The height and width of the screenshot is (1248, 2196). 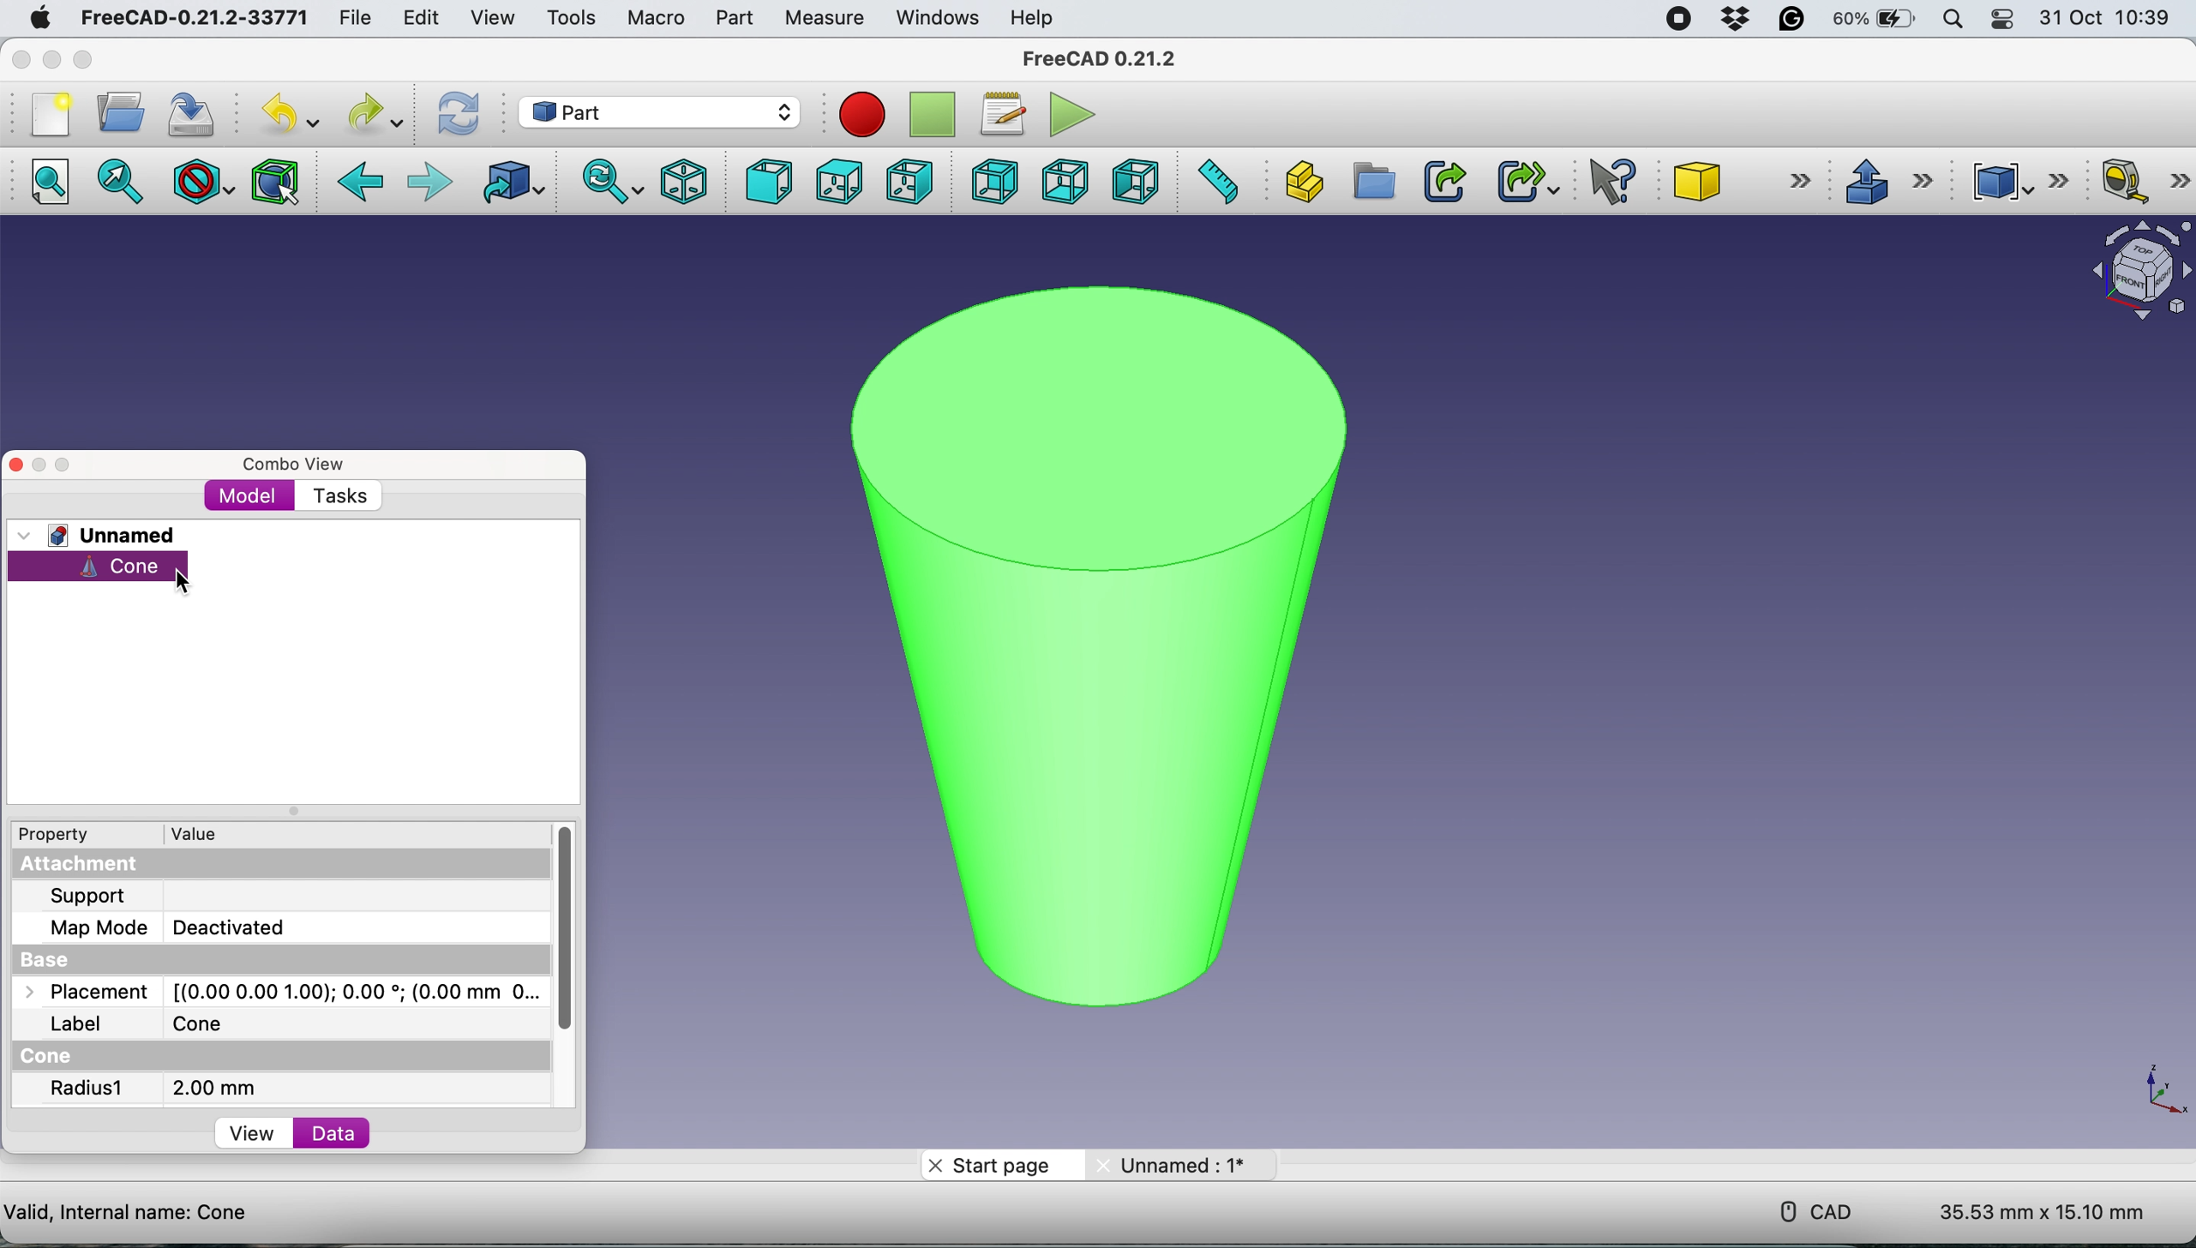 I want to click on make sub link, so click(x=1526, y=181).